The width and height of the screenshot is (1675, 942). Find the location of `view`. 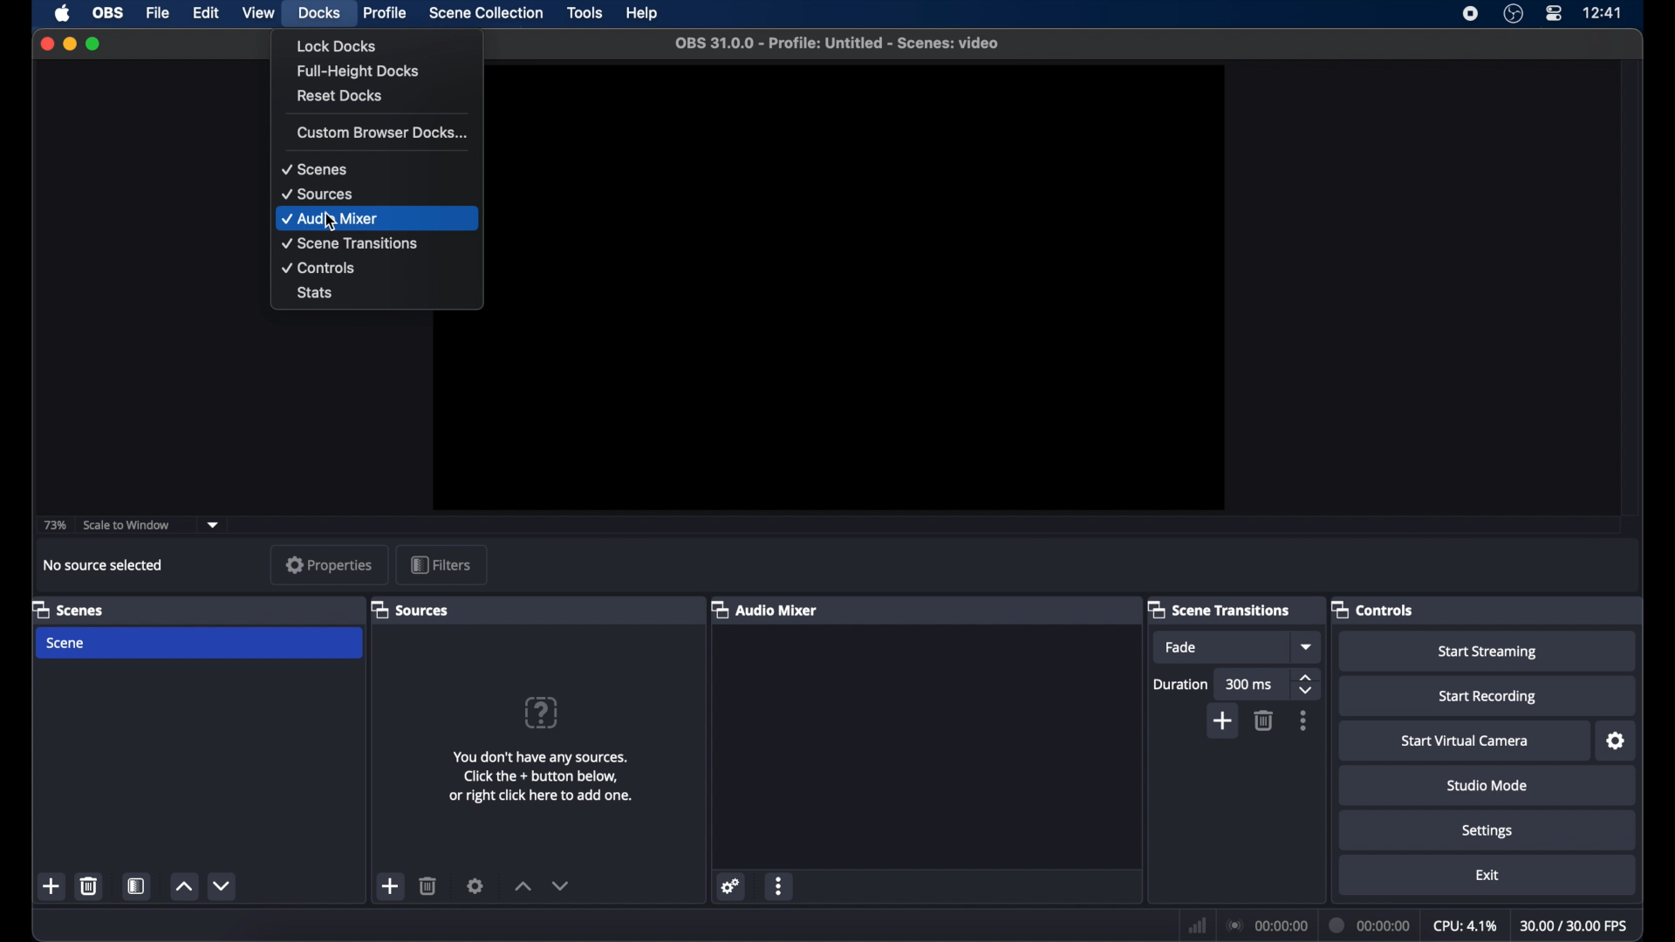

view is located at coordinates (258, 12).